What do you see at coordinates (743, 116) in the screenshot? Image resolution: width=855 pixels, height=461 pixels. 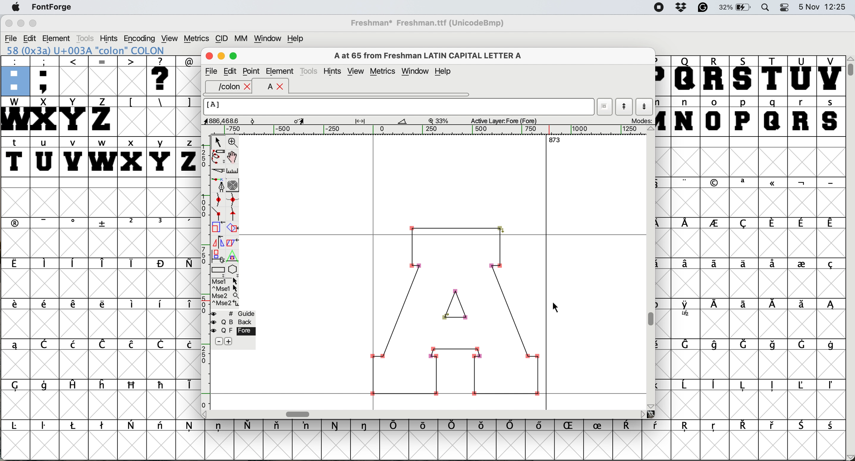 I see `p` at bounding box center [743, 116].